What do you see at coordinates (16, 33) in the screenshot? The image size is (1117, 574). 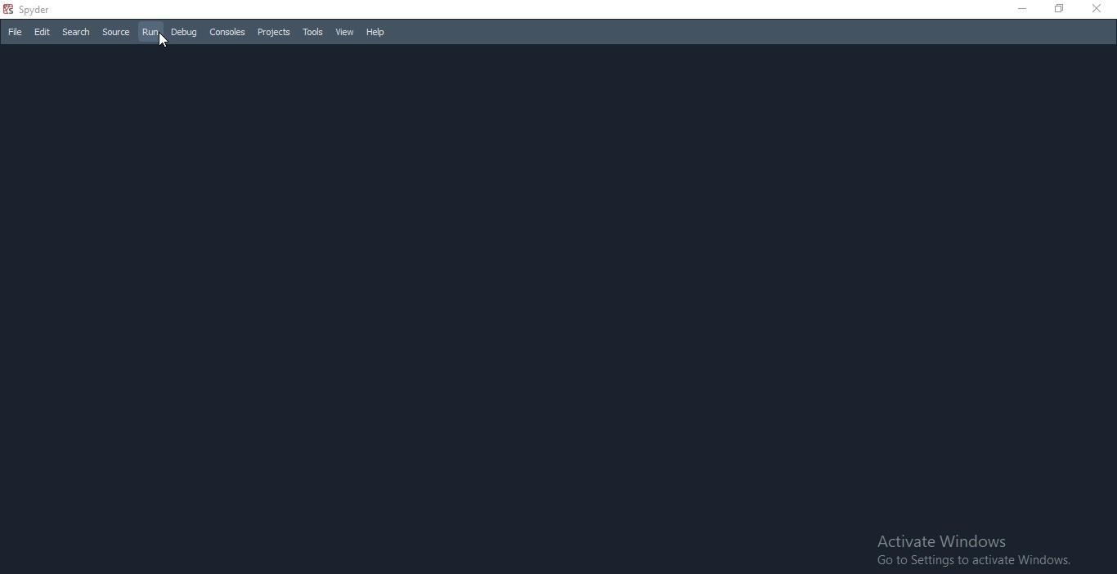 I see `File ` at bounding box center [16, 33].